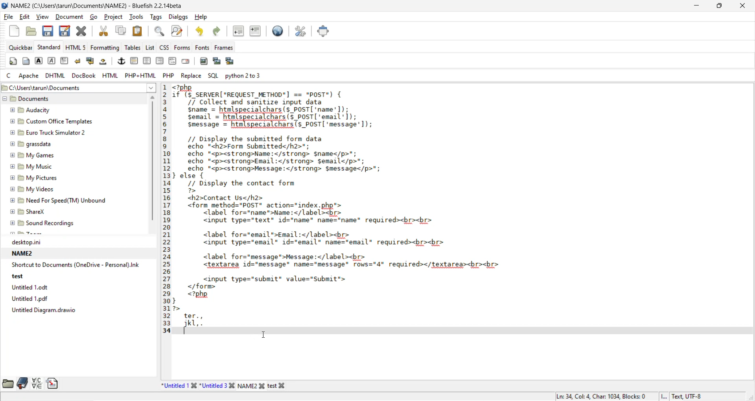  Describe the element at coordinates (96, 18) in the screenshot. I see `go` at that location.